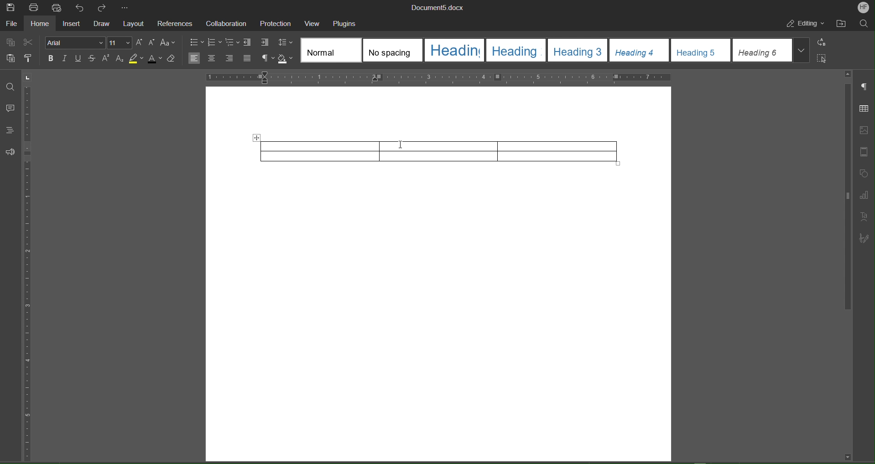 The image size is (875, 464). I want to click on Draw, so click(104, 25).